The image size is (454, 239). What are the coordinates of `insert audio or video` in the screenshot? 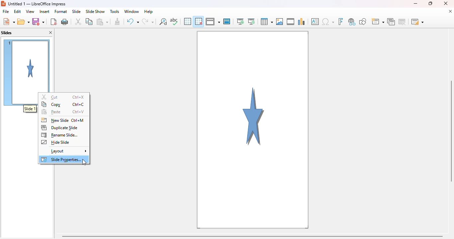 It's located at (291, 22).